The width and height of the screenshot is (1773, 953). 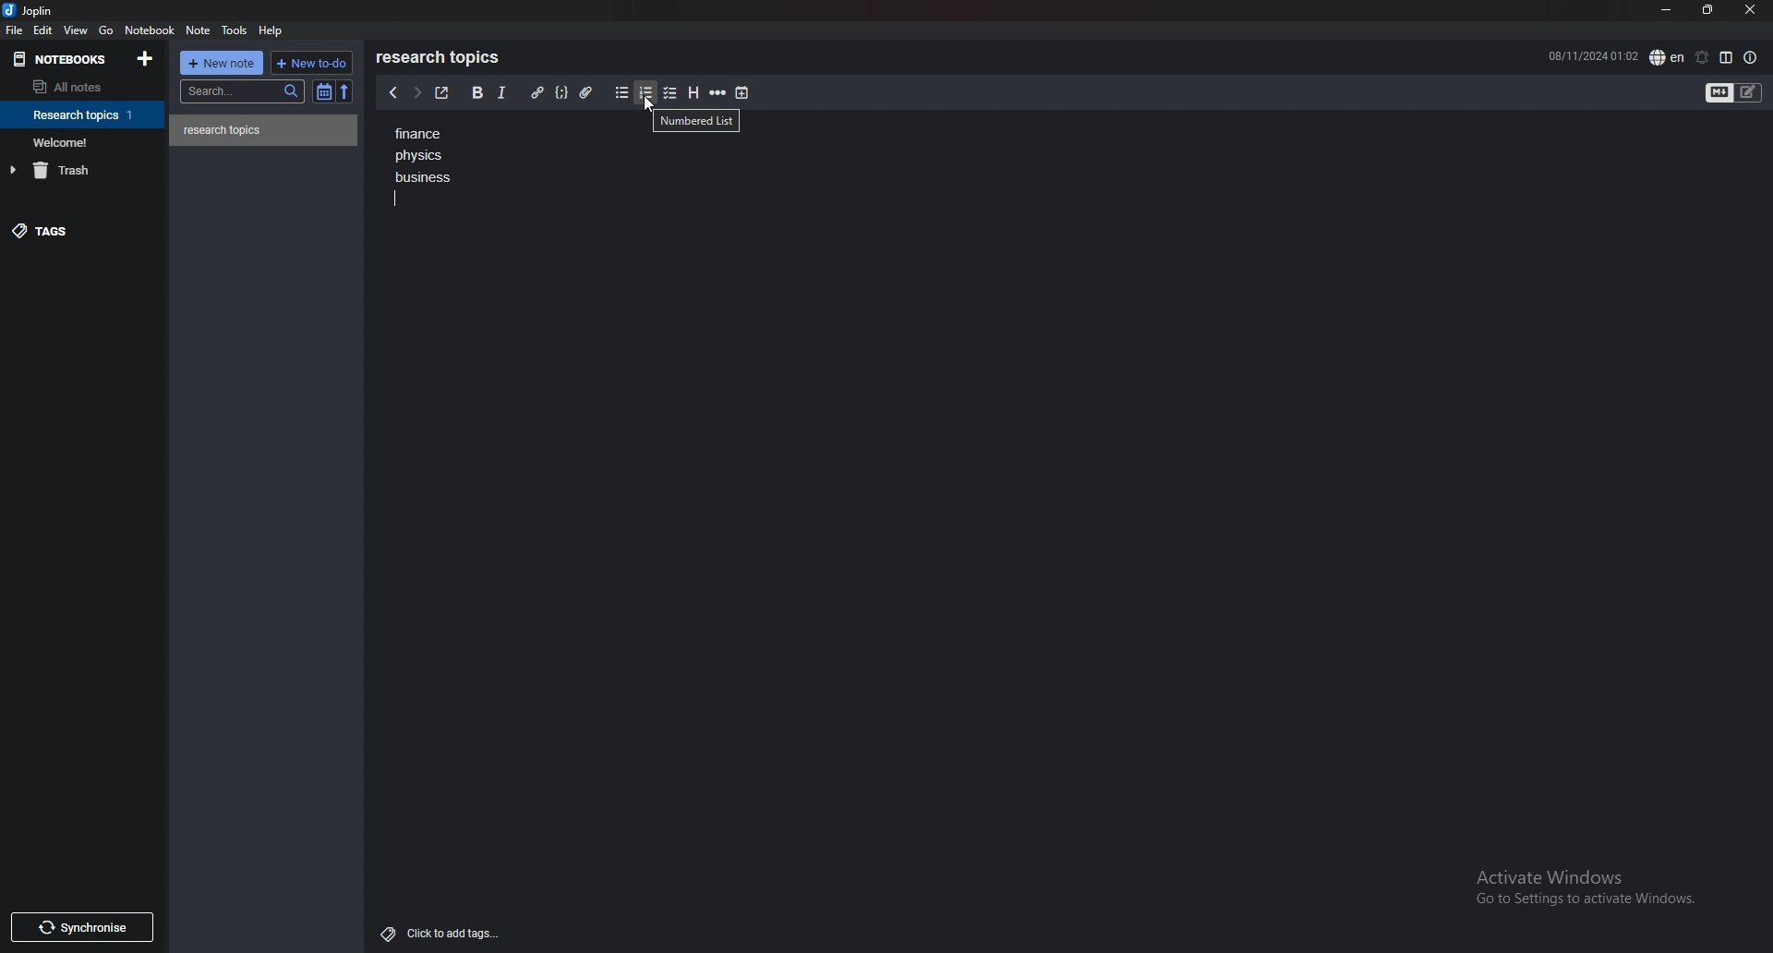 What do you see at coordinates (719, 93) in the screenshot?
I see `horizontal rule` at bounding box center [719, 93].